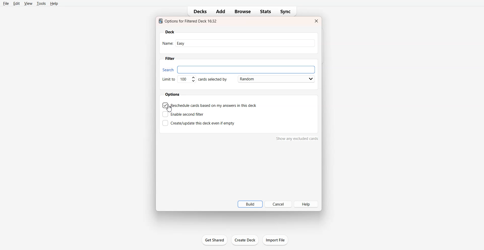  Describe the element at coordinates (6, 3) in the screenshot. I see `File` at that location.